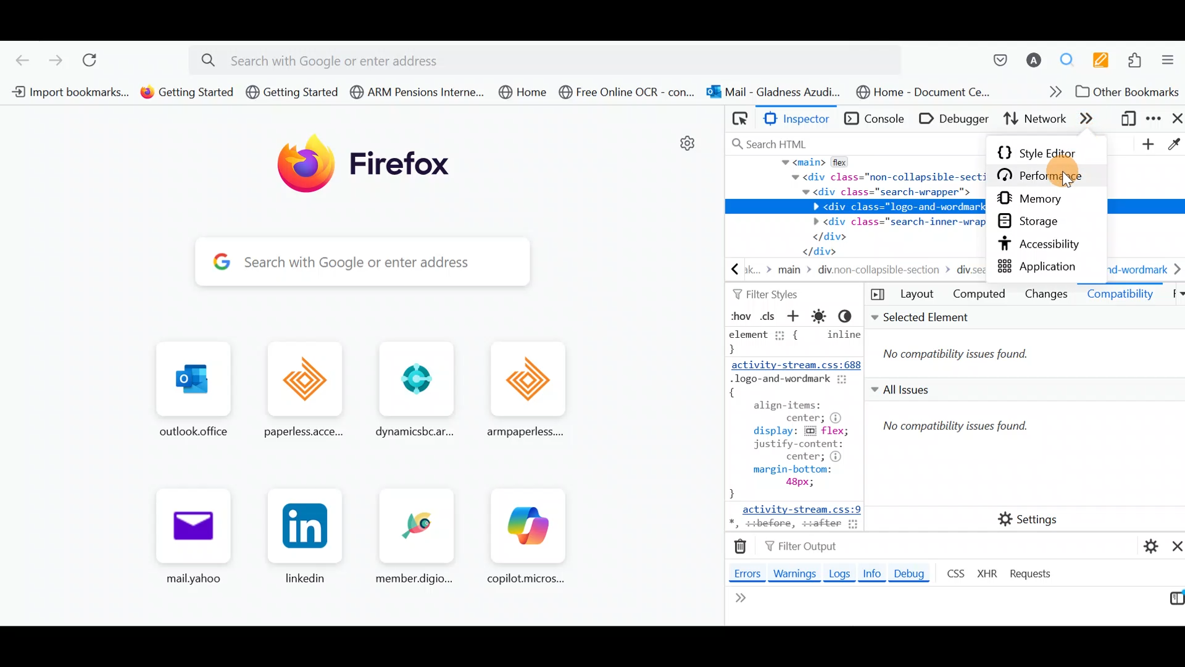 The width and height of the screenshot is (1185, 667). Describe the element at coordinates (876, 119) in the screenshot. I see `Console` at that location.